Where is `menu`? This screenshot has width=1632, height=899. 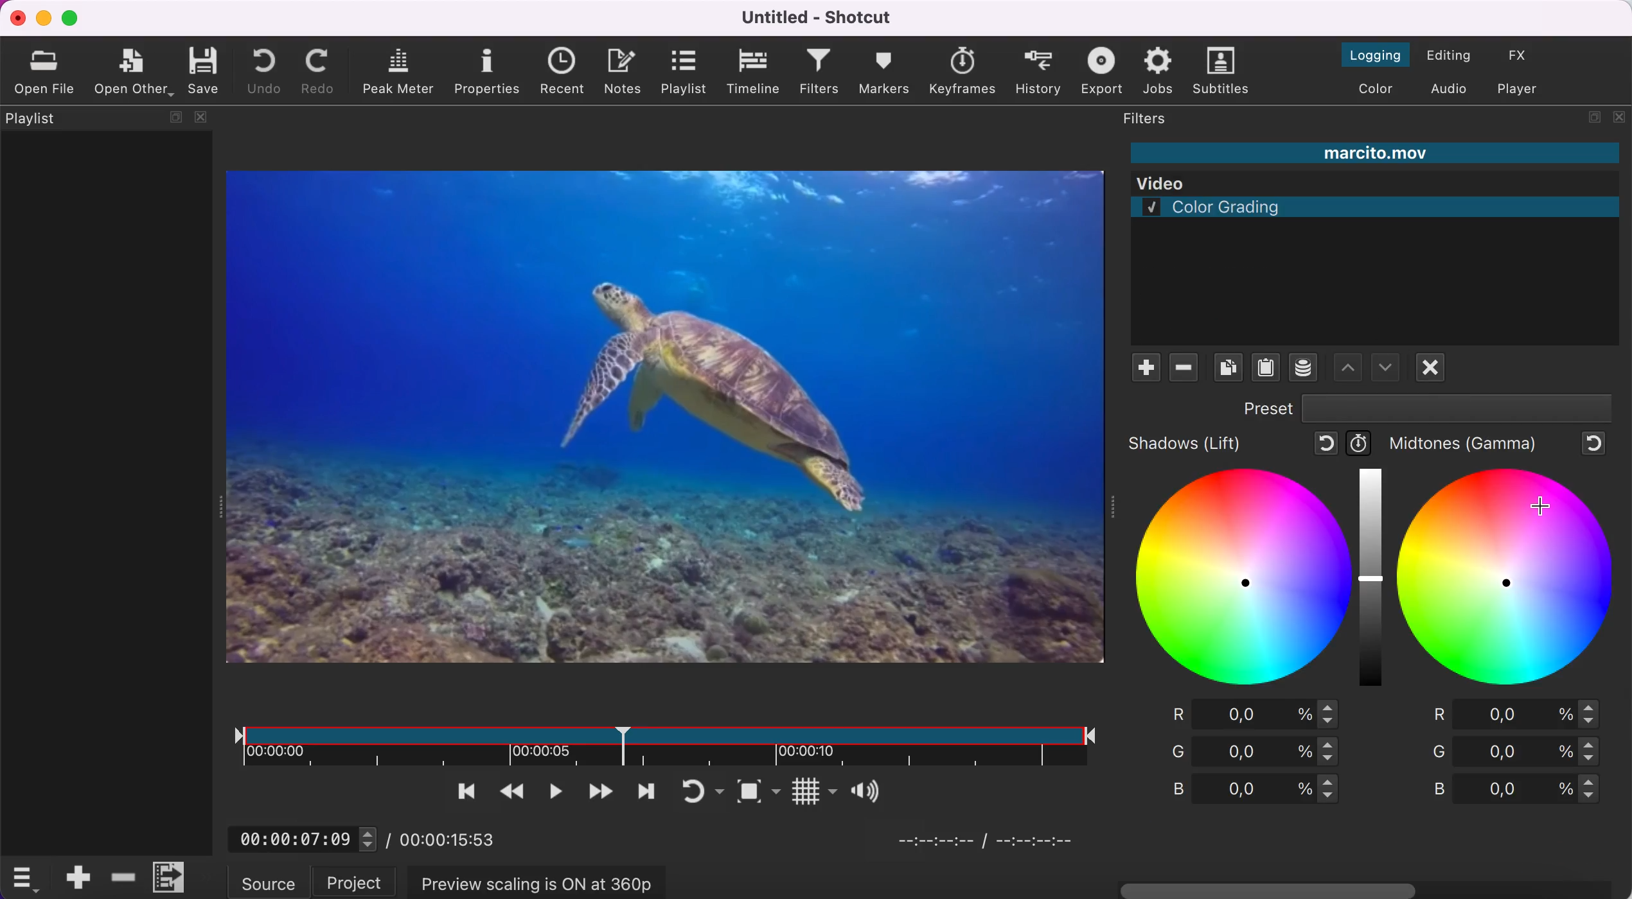 menu is located at coordinates (172, 876).